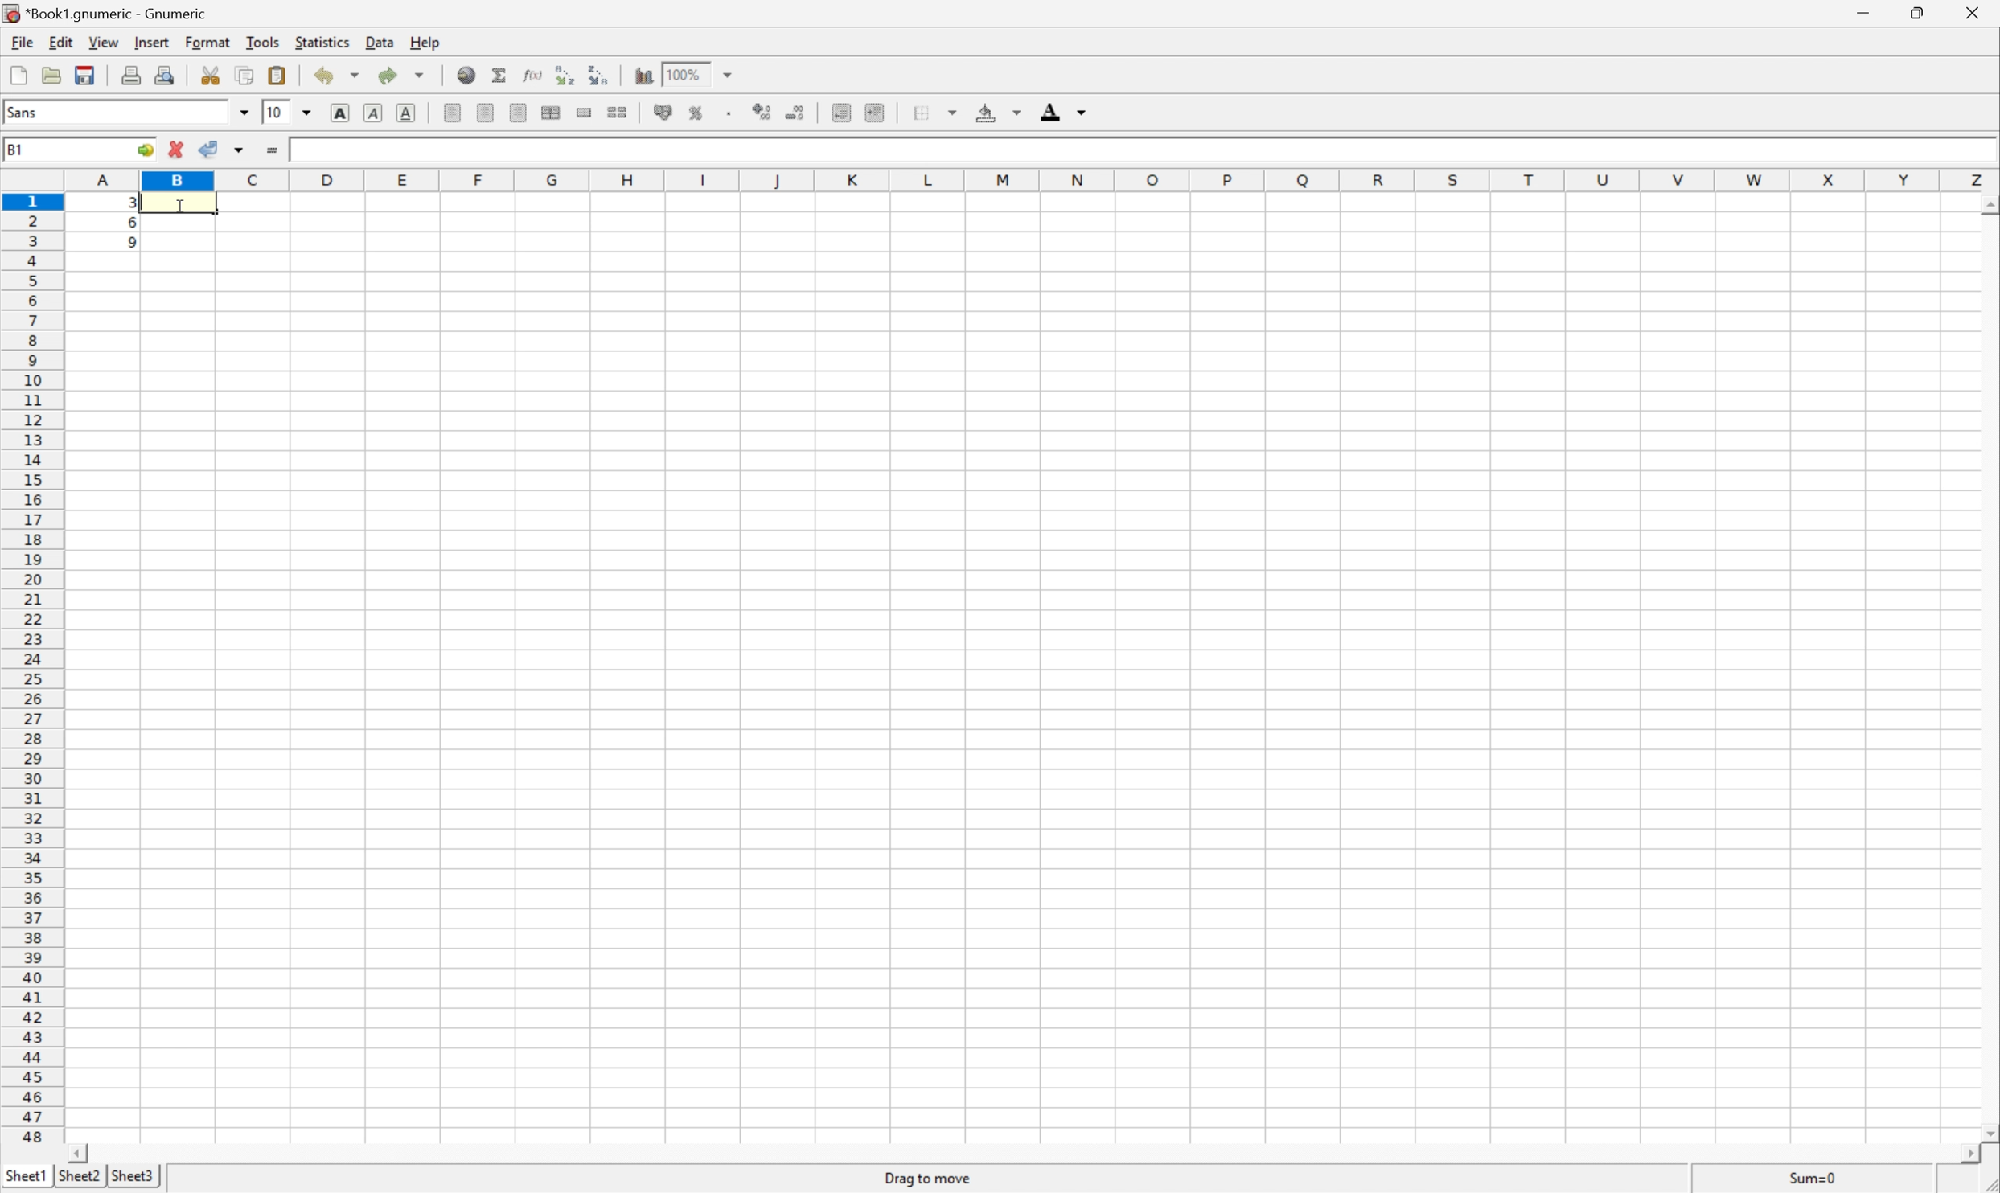 The width and height of the screenshot is (2000, 1193). Describe the element at coordinates (1918, 13) in the screenshot. I see `Restore Down` at that location.